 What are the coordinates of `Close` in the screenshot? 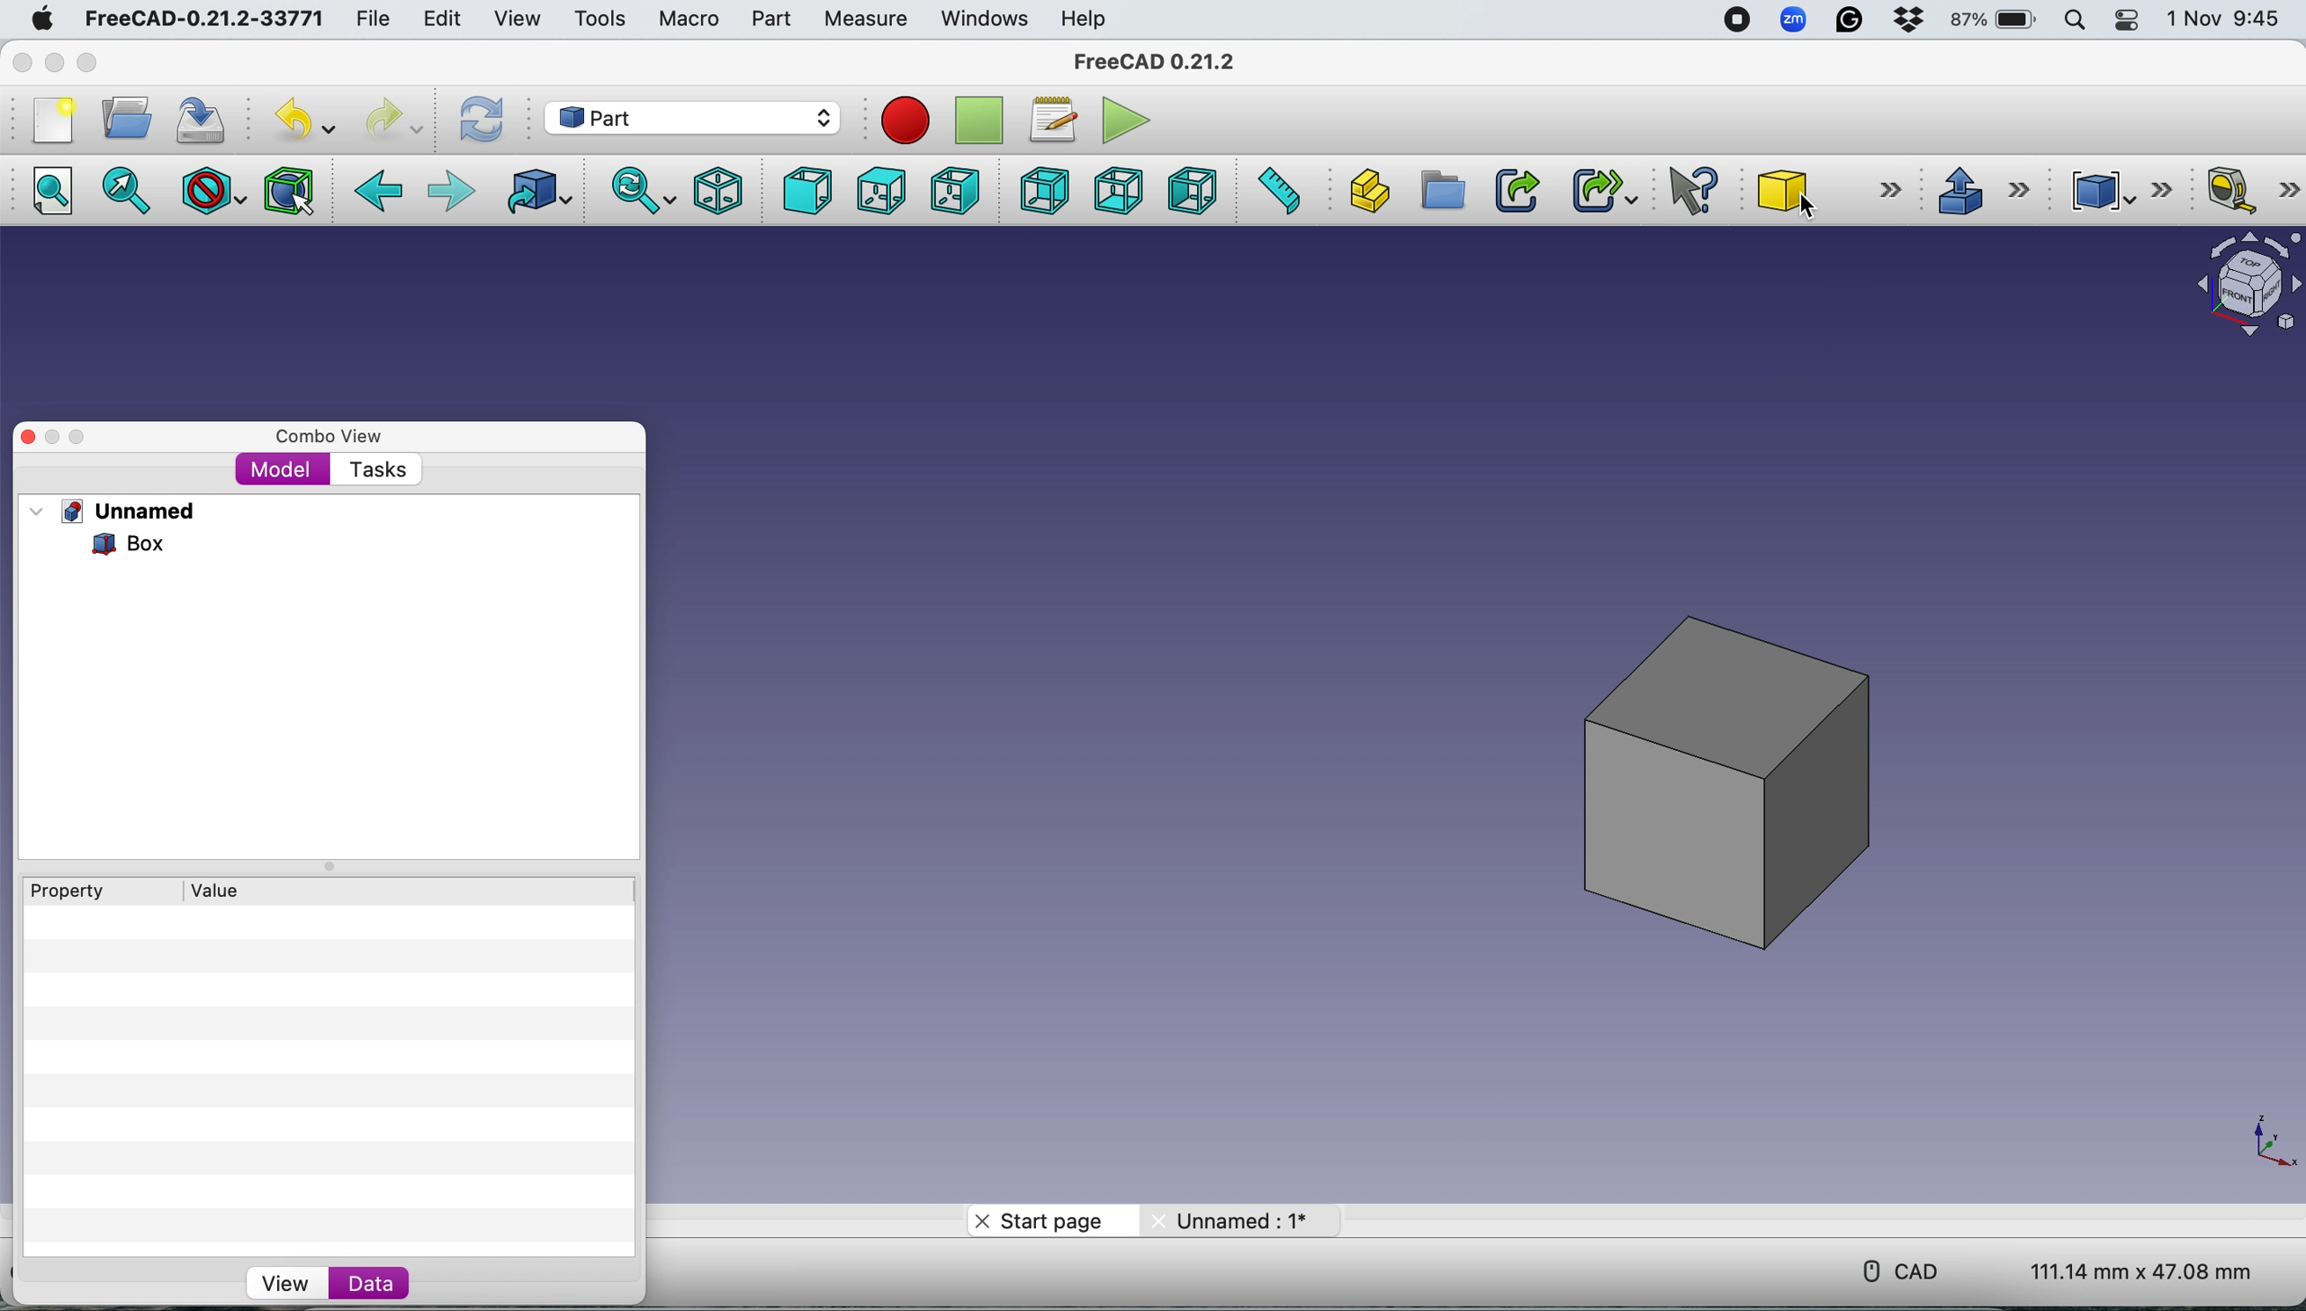 It's located at (28, 438).